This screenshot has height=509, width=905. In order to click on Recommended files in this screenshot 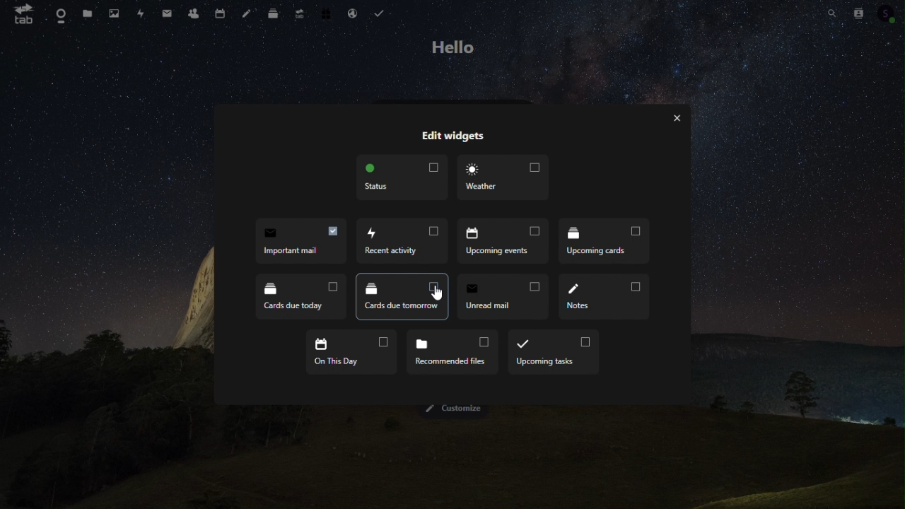, I will do `click(451, 351)`.